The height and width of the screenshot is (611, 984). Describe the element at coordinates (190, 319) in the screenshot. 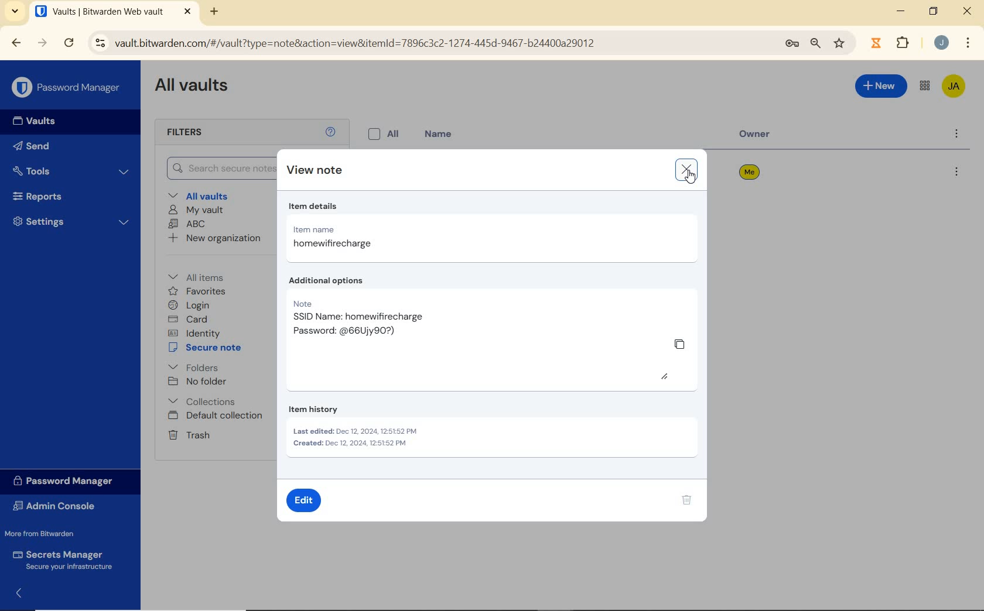

I see `card` at that location.